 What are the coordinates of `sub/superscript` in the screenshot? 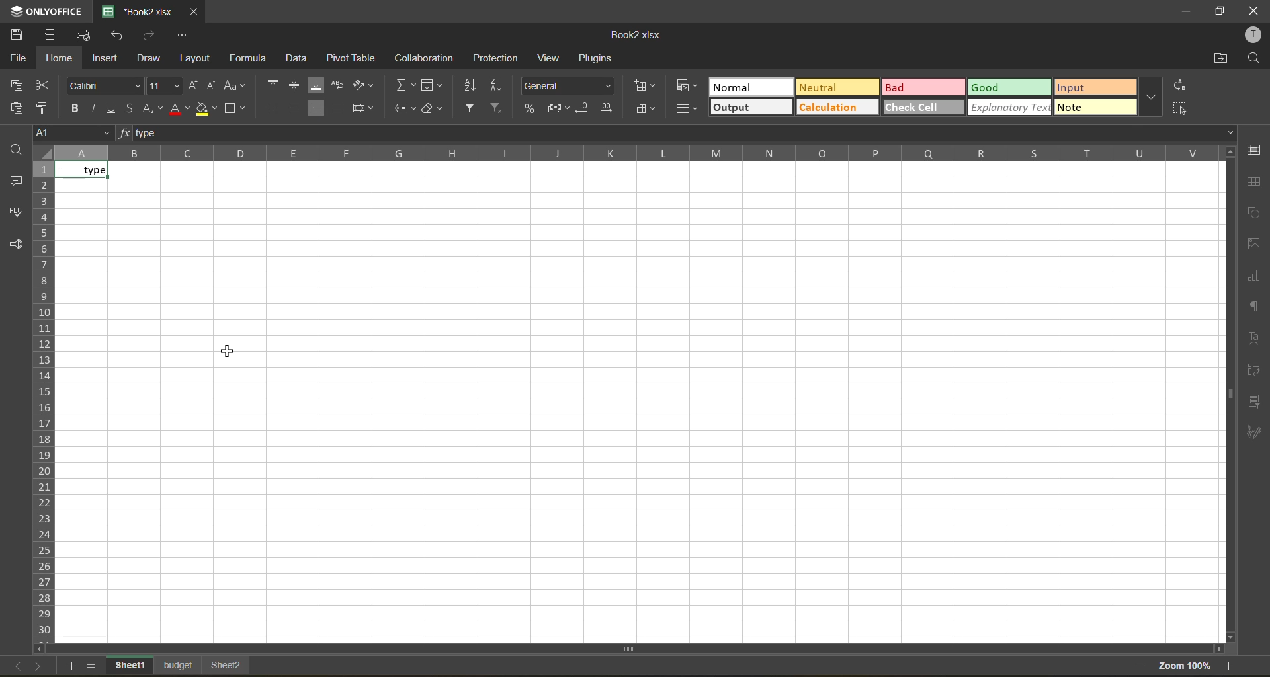 It's located at (153, 109).